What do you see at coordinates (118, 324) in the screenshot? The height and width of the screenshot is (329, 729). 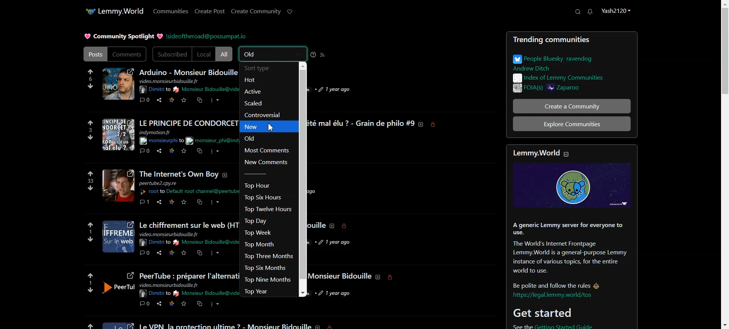 I see `Image` at bounding box center [118, 324].